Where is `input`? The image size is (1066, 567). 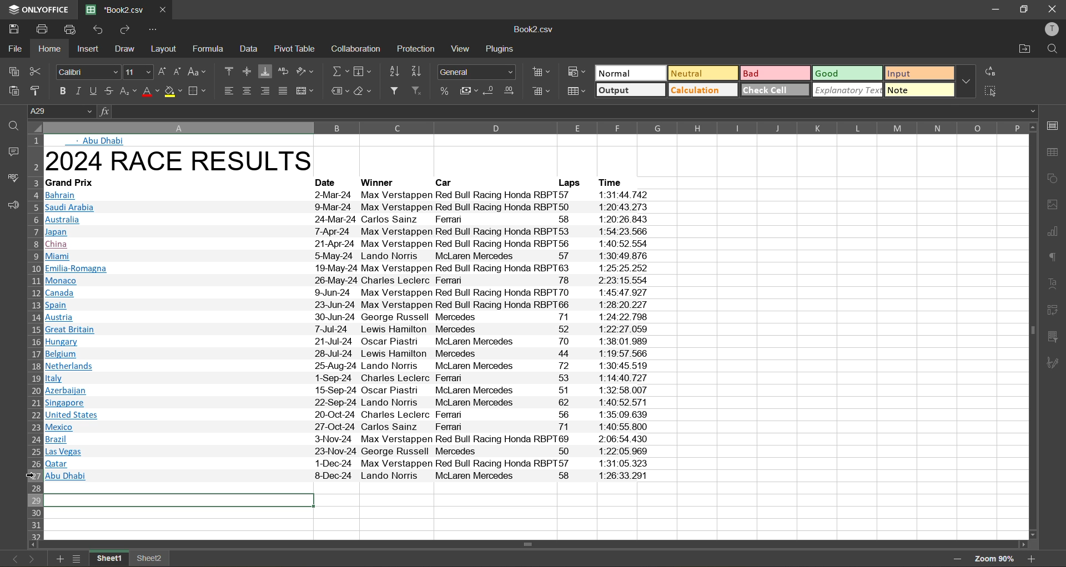
input is located at coordinates (919, 73).